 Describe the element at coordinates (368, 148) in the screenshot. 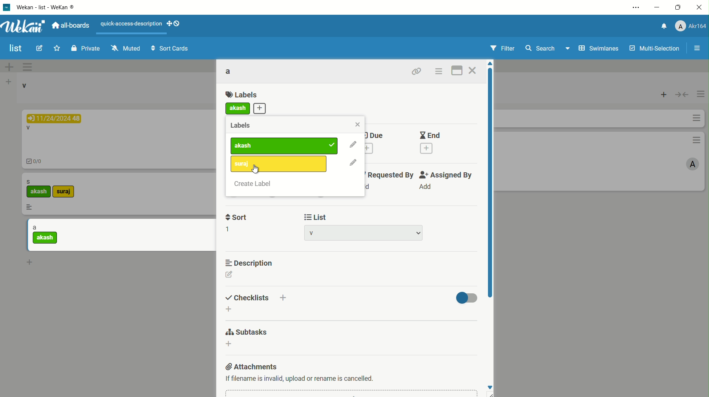

I see `add due date` at that location.